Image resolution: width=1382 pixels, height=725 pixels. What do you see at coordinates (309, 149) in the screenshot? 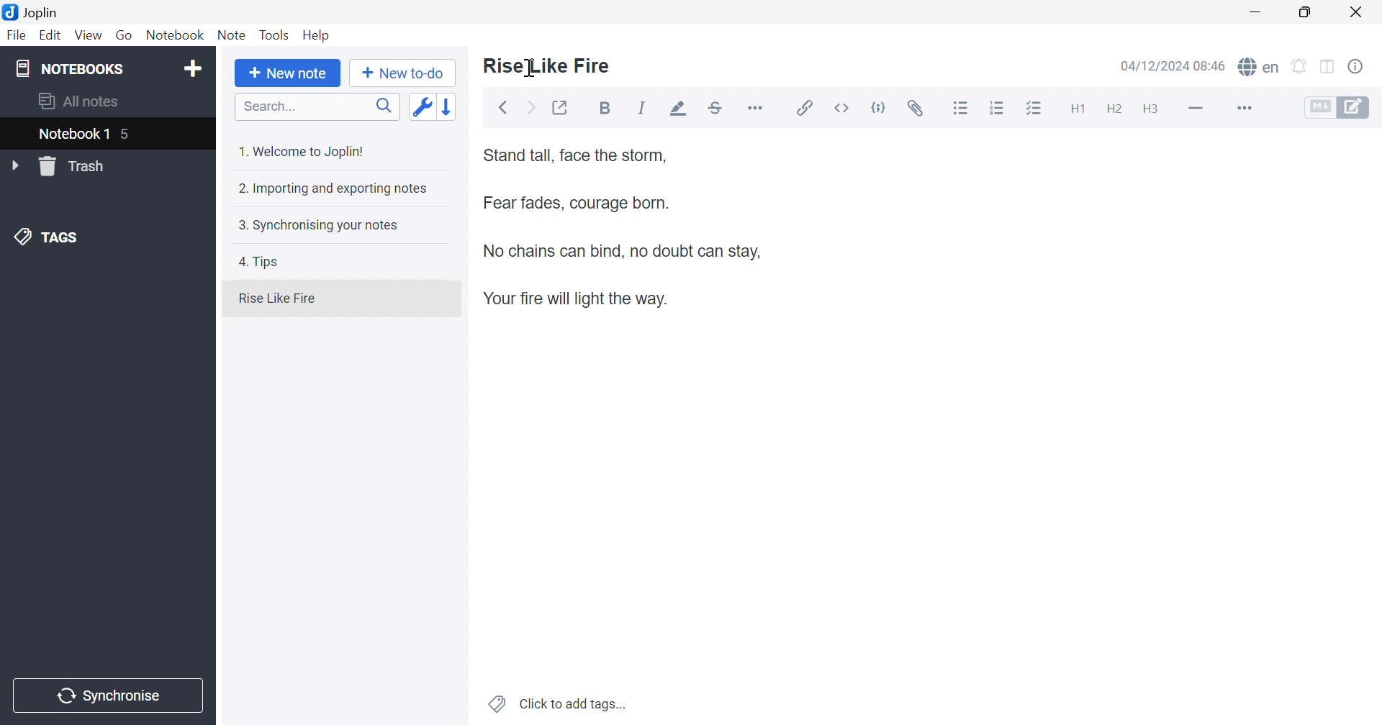
I see `1. Welcome to Joplin!` at bounding box center [309, 149].